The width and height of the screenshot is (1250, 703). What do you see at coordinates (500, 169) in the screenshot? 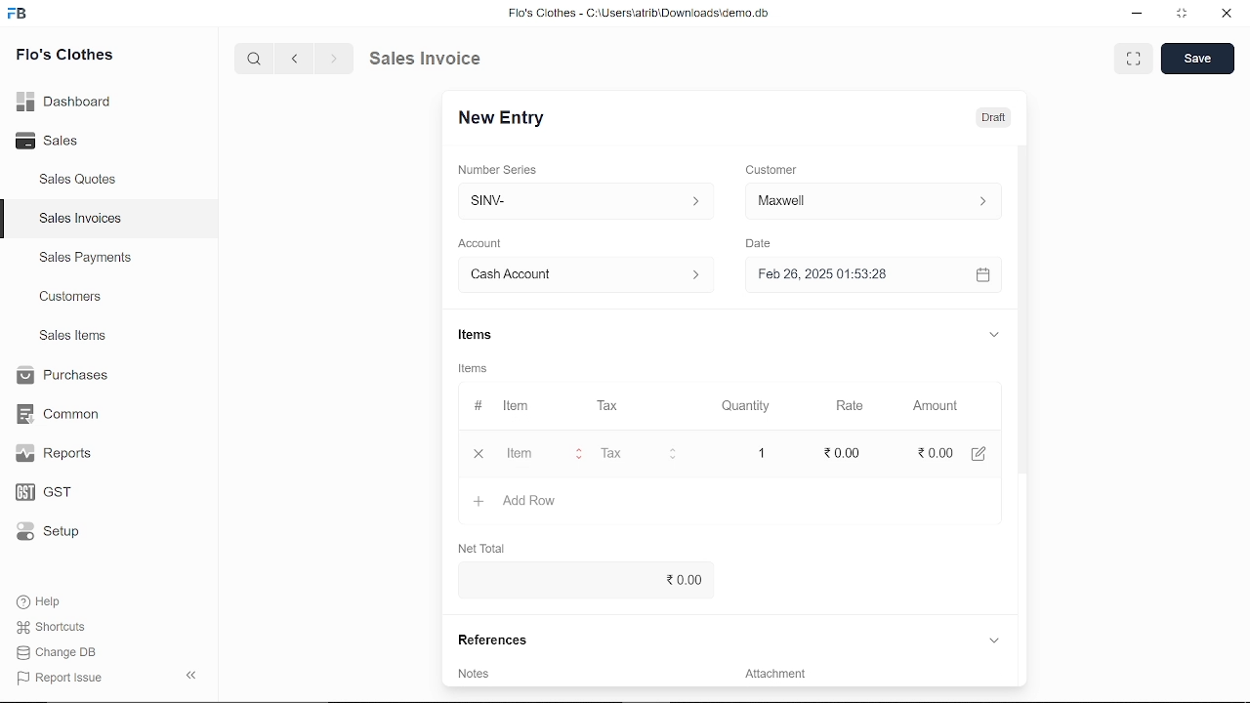
I see `Number Series` at bounding box center [500, 169].